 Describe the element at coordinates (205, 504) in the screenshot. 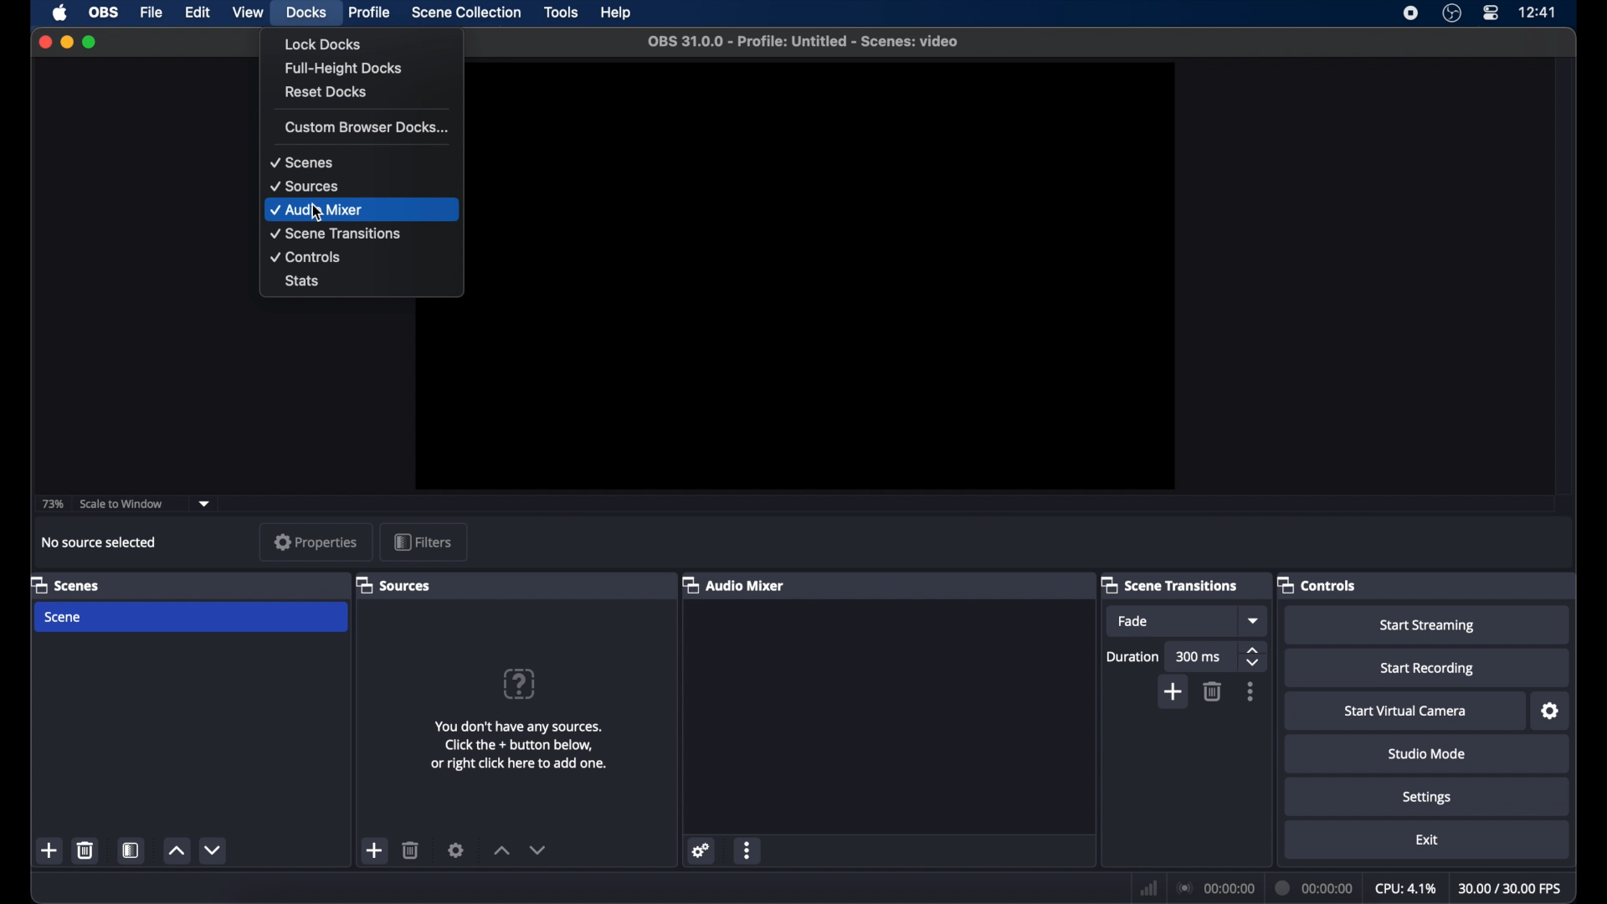

I see `dropdown` at that location.